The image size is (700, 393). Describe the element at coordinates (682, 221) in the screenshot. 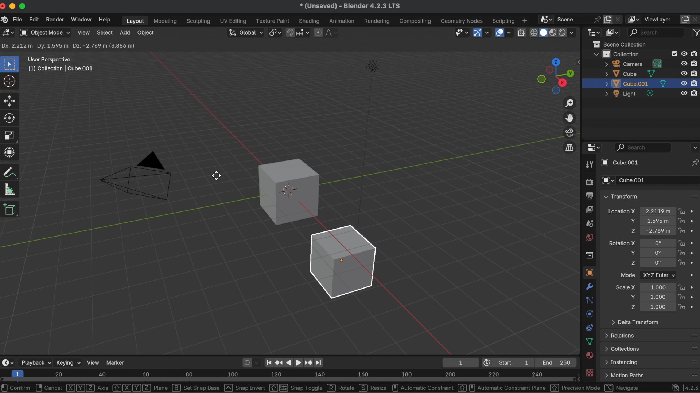

I see `lock location` at that location.